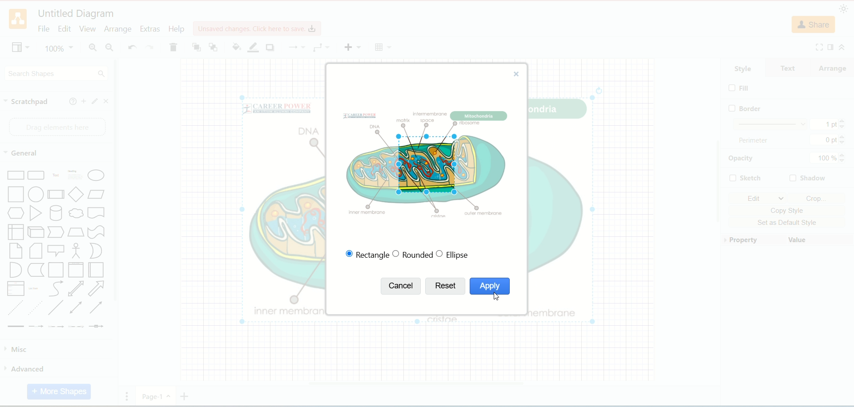 The width and height of the screenshot is (854, 407). I want to click on sketch, so click(745, 177).